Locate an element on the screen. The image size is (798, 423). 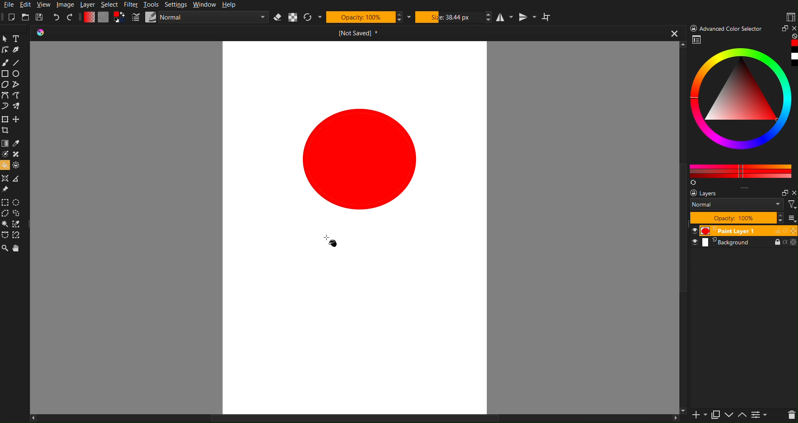
Gradient is located at coordinates (89, 17).